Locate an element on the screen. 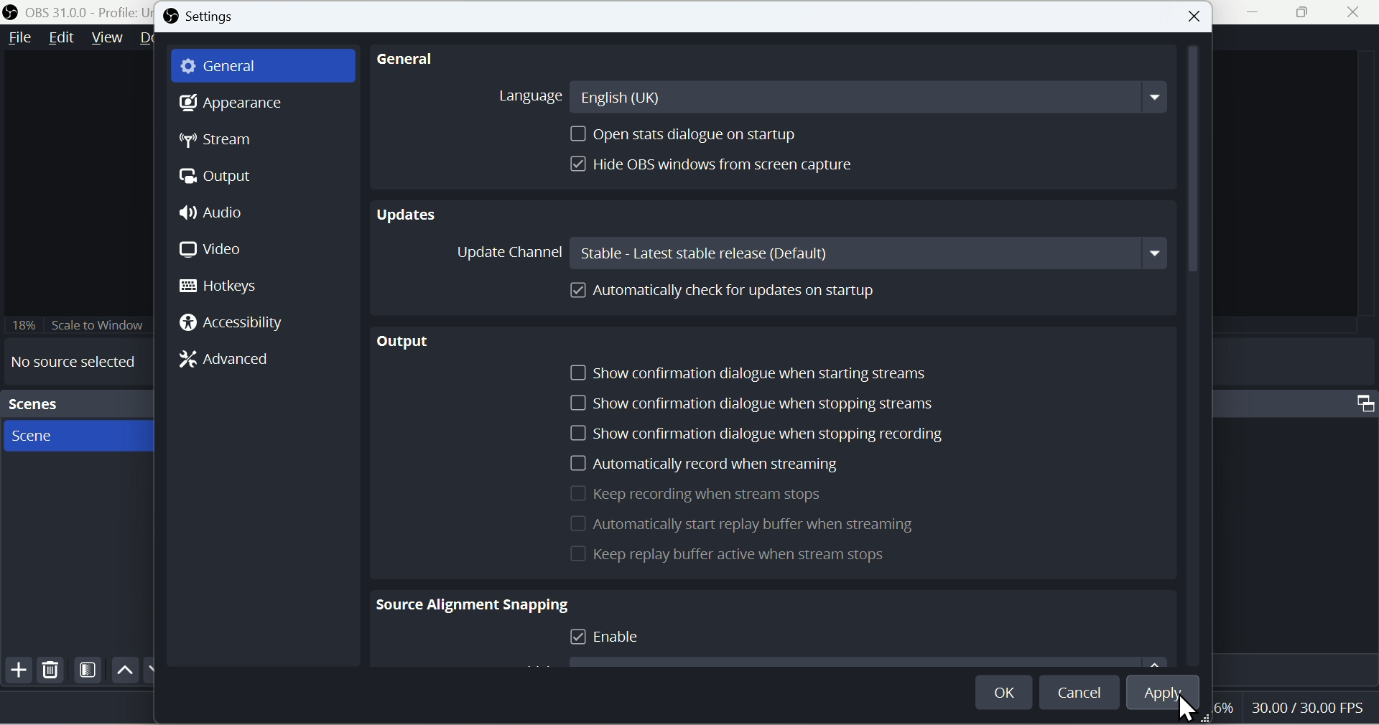 This screenshot has width=1379, height=725. output is located at coordinates (399, 341).